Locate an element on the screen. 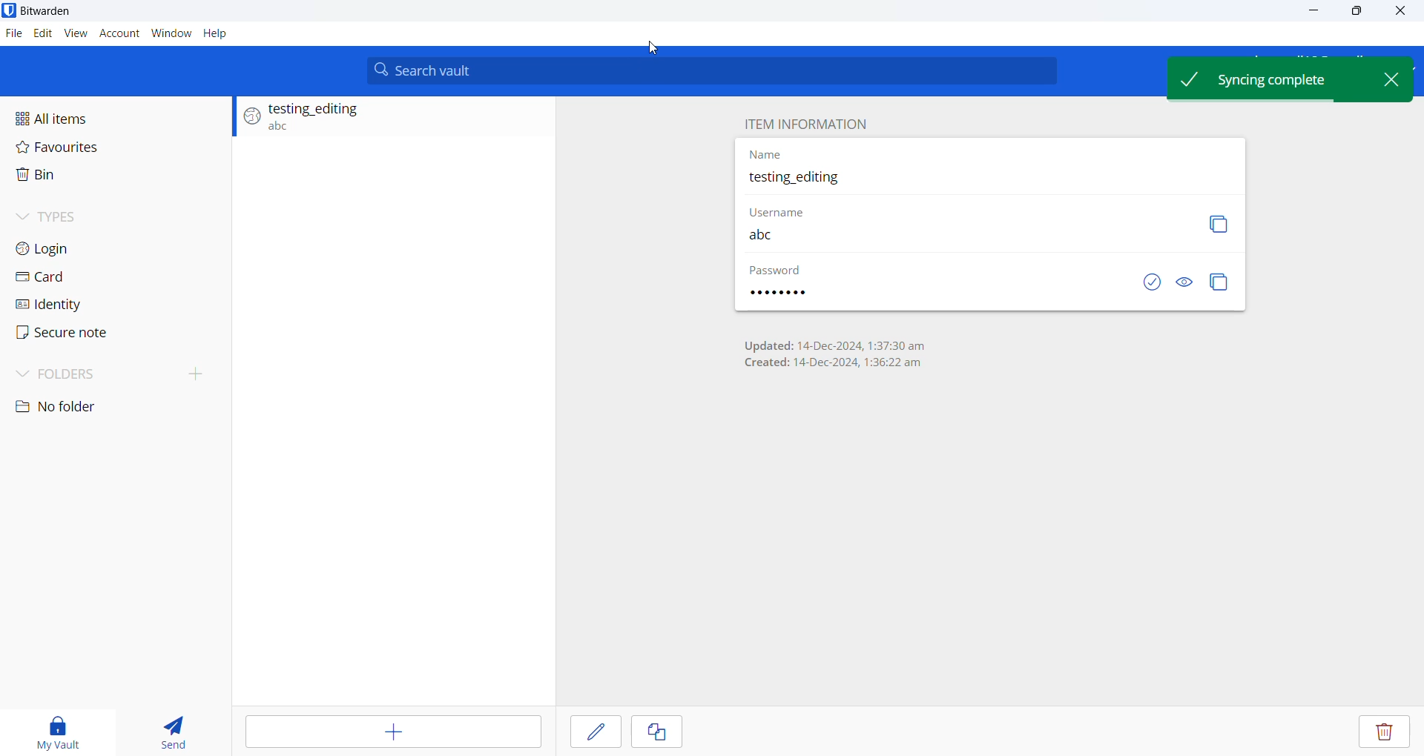  Window is located at coordinates (171, 31).